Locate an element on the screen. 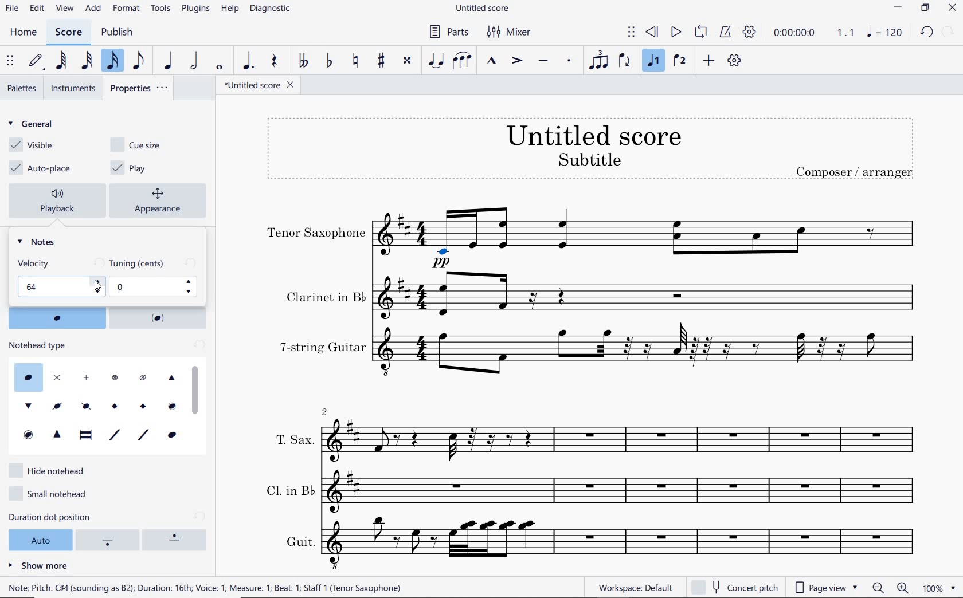 This screenshot has width=963, height=598. page view is located at coordinates (828, 586).